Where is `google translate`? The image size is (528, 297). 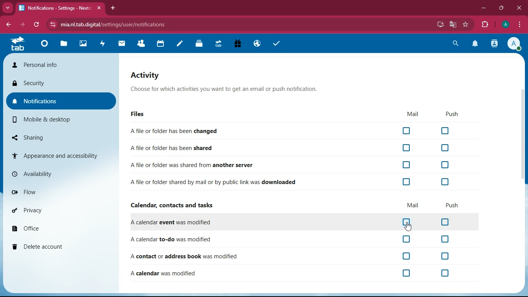
google translate is located at coordinates (454, 24).